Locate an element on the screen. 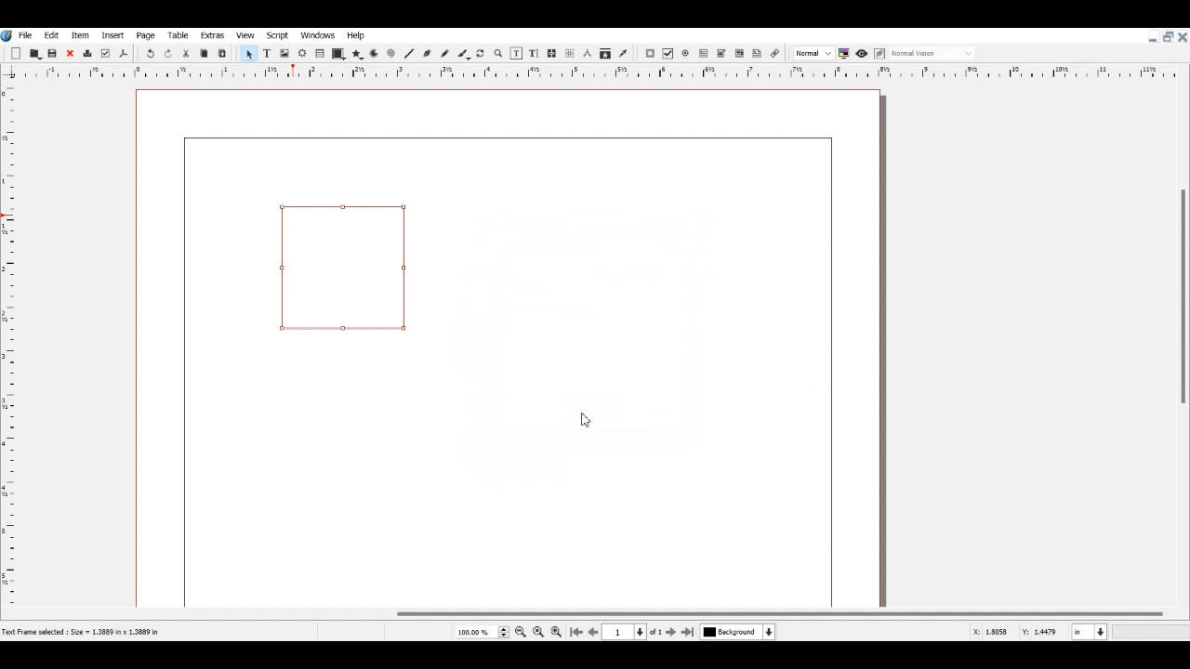 The width and height of the screenshot is (1190, 669). Select the visual appearance on display is located at coordinates (933, 52).